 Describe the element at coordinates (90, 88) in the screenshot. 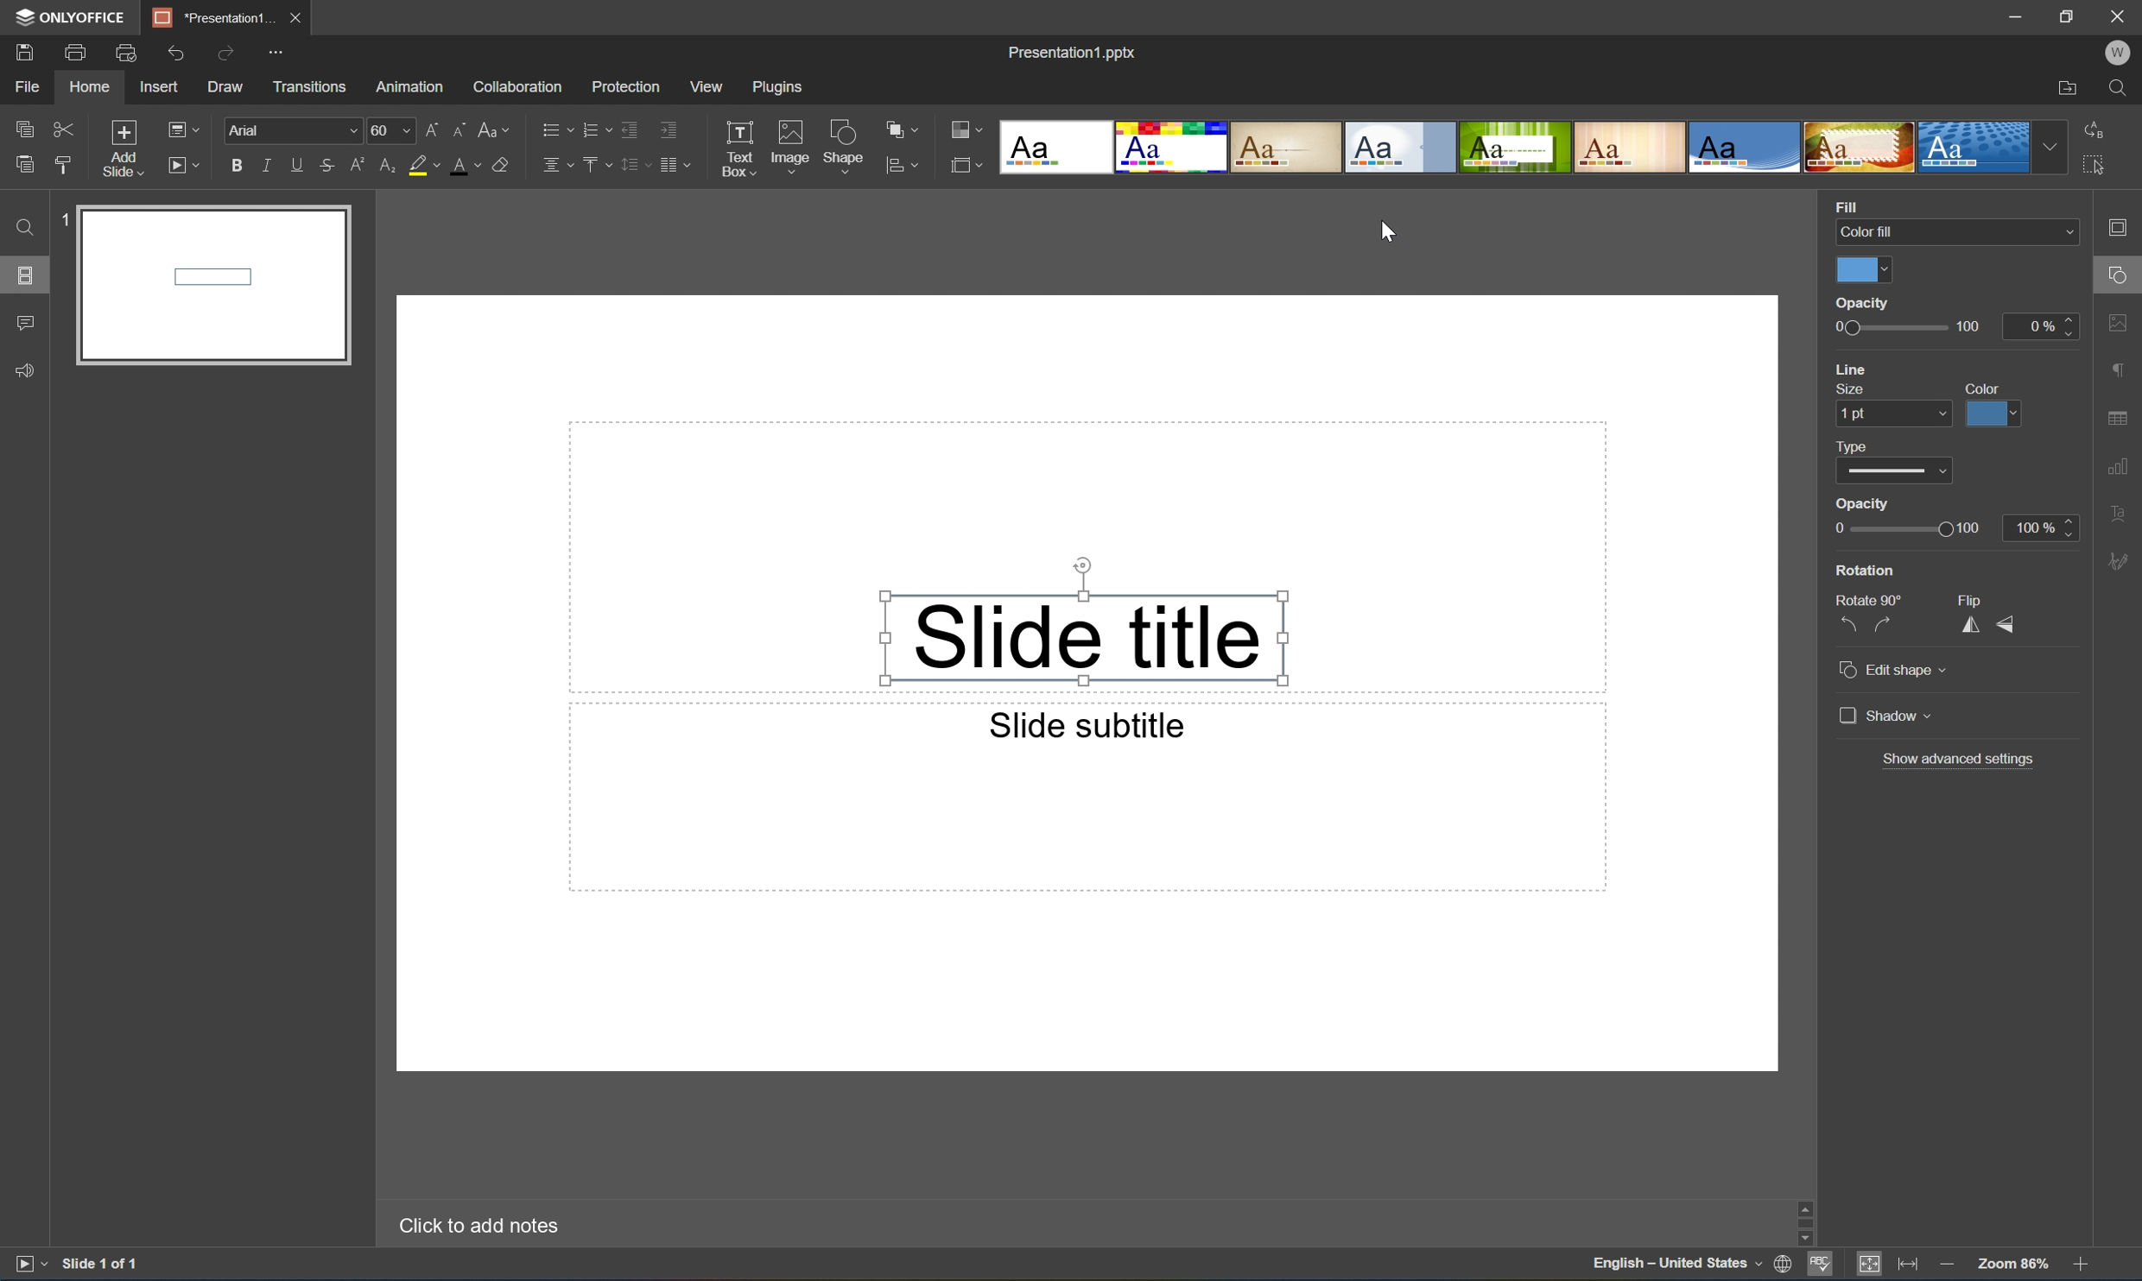

I see `Home` at that location.